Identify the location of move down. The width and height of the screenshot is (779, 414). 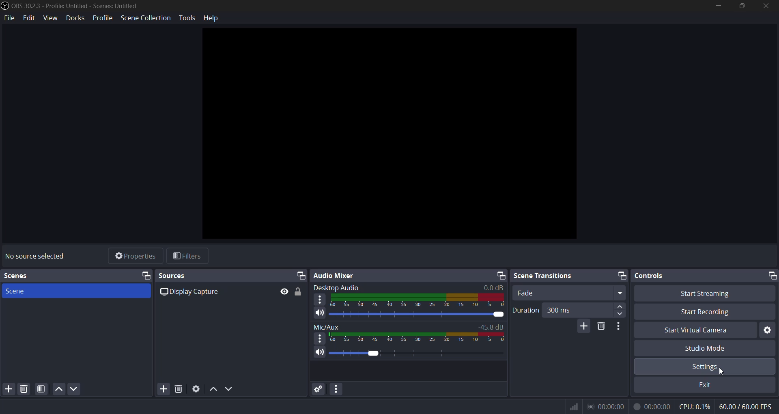
(229, 388).